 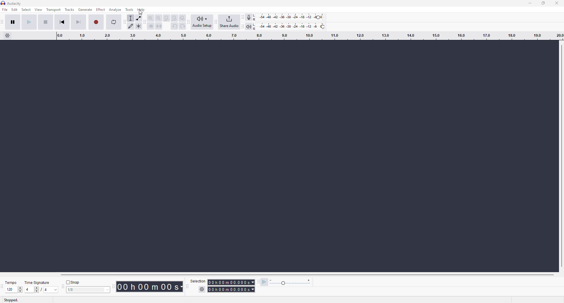 What do you see at coordinates (196, 281) in the screenshot?
I see `selection` at bounding box center [196, 281].